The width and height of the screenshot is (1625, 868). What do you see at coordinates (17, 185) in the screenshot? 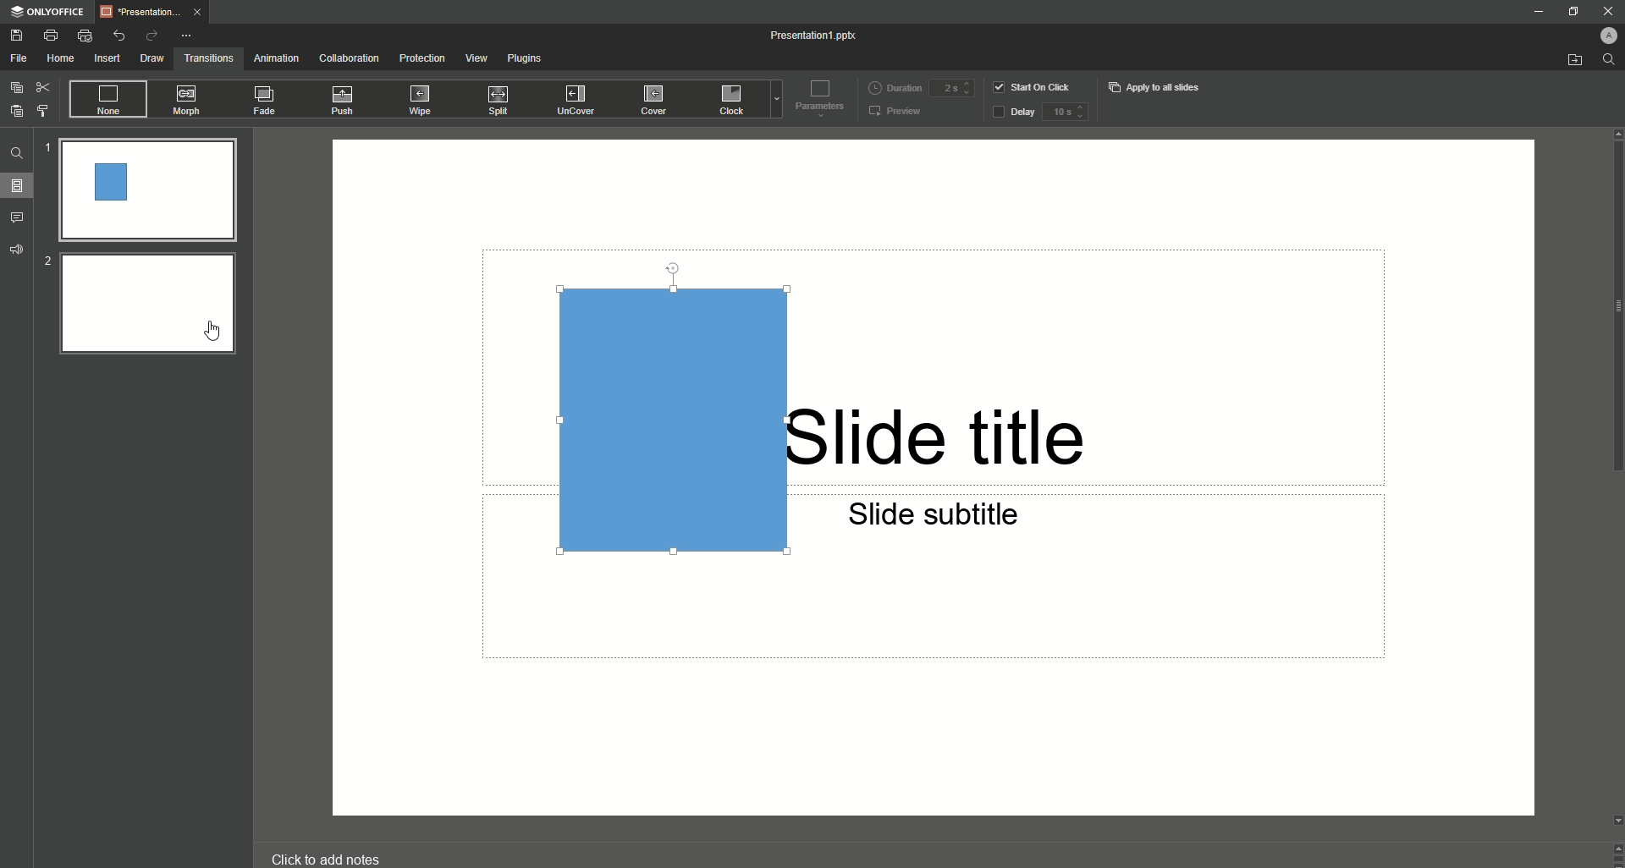
I see `Slides` at bounding box center [17, 185].